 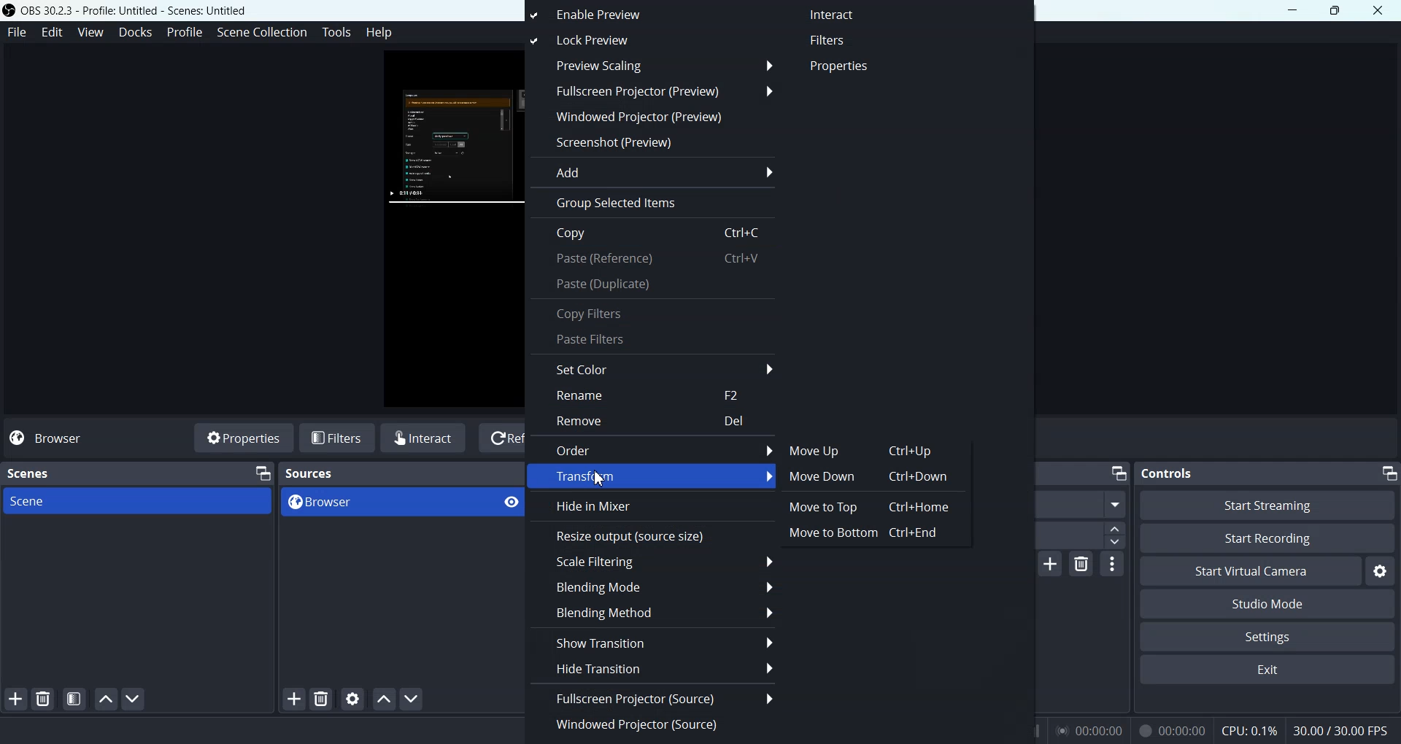 What do you see at coordinates (134, 699) in the screenshot?
I see `Move Scene Down` at bounding box center [134, 699].